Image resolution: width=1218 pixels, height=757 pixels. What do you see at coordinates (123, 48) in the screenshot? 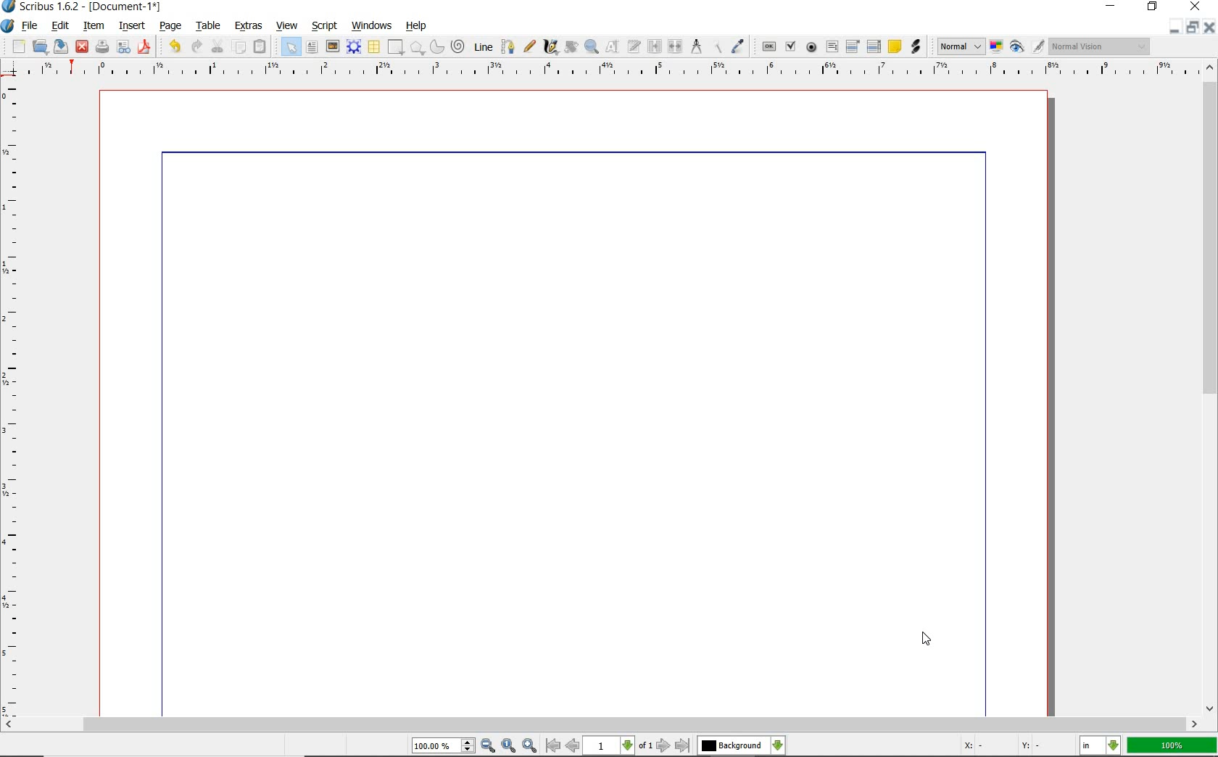
I see `preflight verifier` at bounding box center [123, 48].